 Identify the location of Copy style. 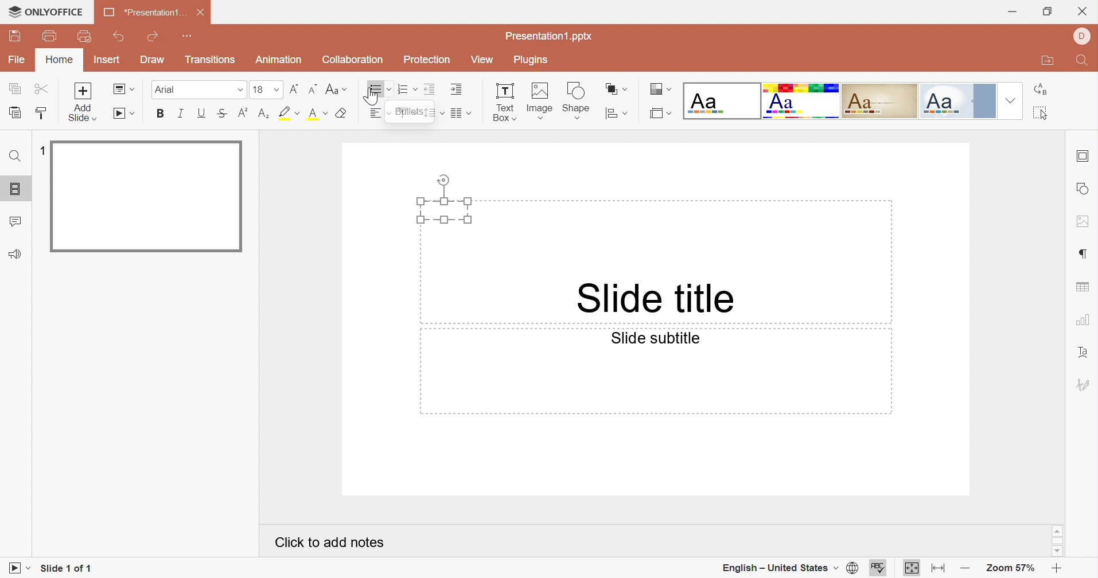
(42, 116).